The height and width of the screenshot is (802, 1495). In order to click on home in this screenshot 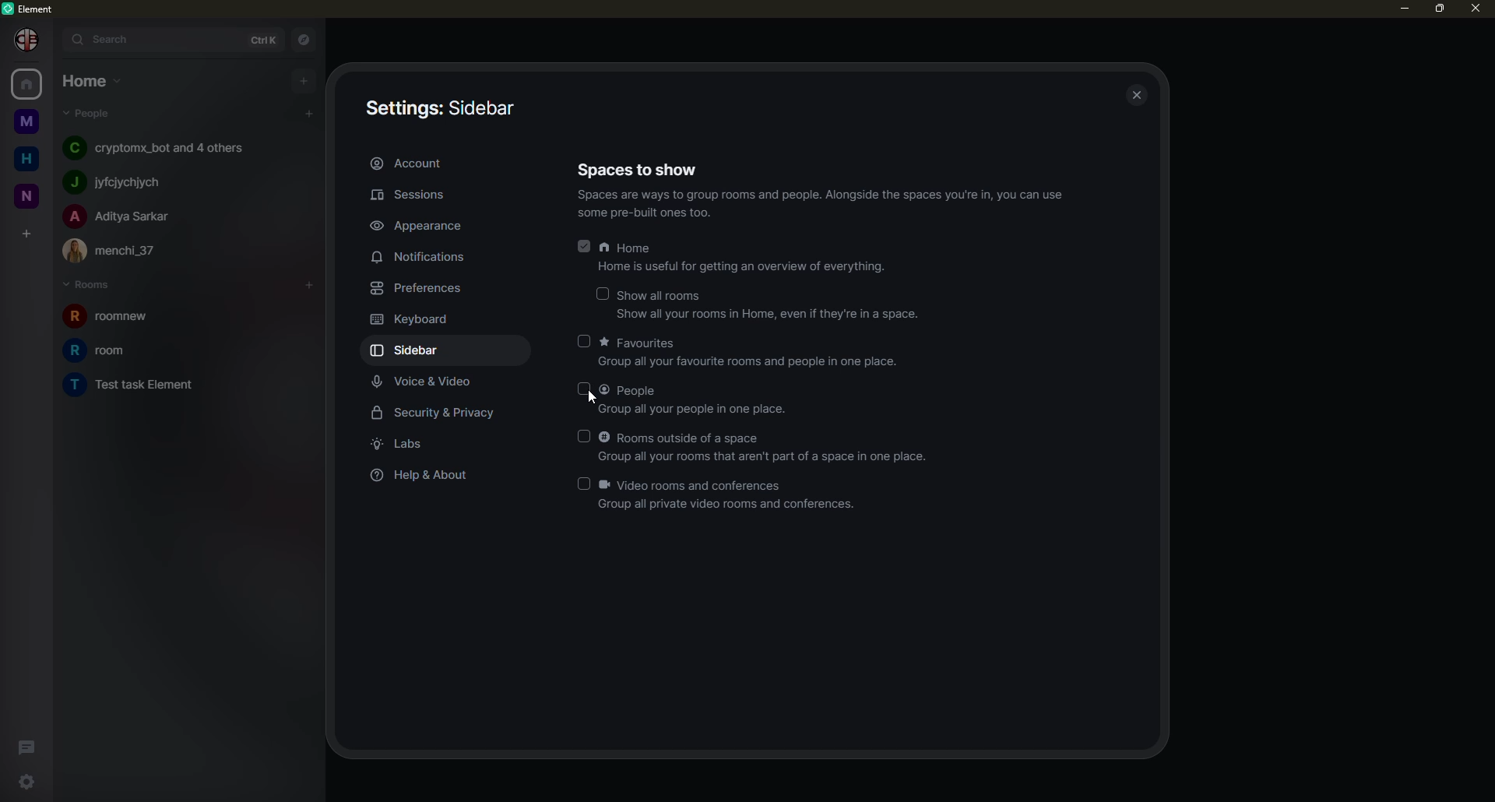, I will do `click(22, 157)`.